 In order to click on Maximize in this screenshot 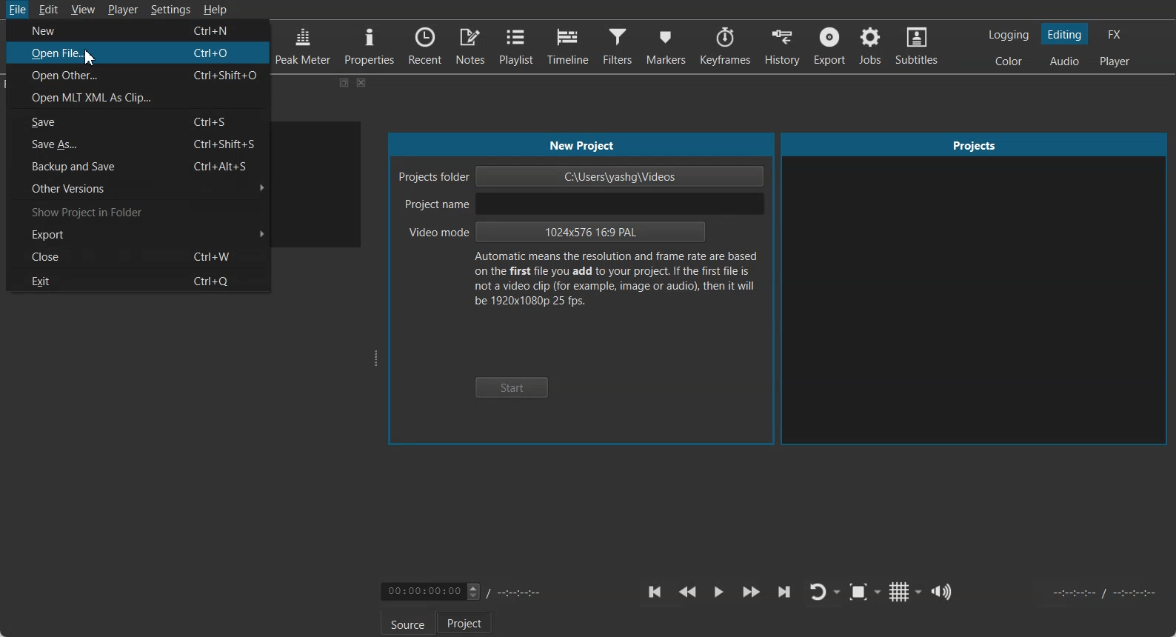, I will do `click(344, 82)`.